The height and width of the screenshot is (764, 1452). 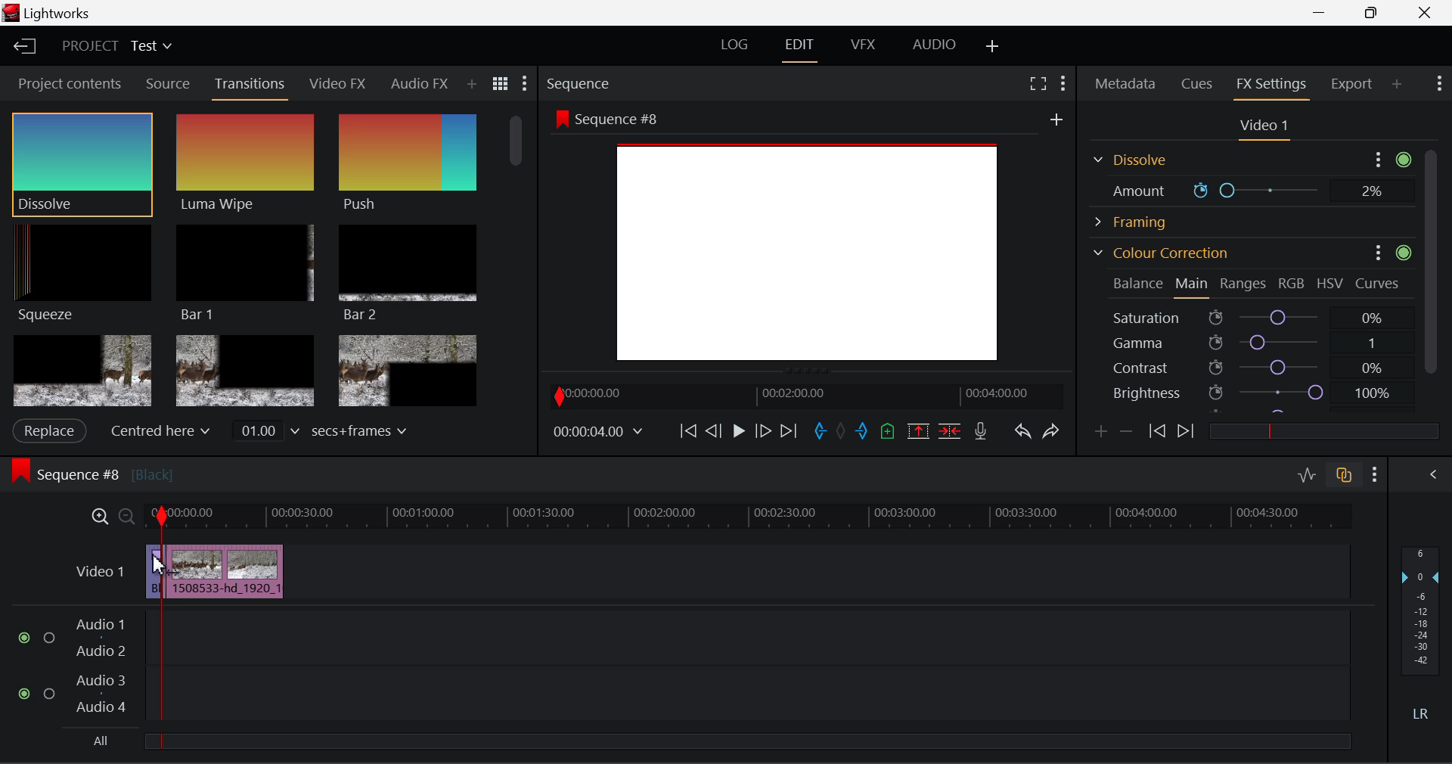 What do you see at coordinates (1354, 83) in the screenshot?
I see `Export Panel` at bounding box center [1354, 83].